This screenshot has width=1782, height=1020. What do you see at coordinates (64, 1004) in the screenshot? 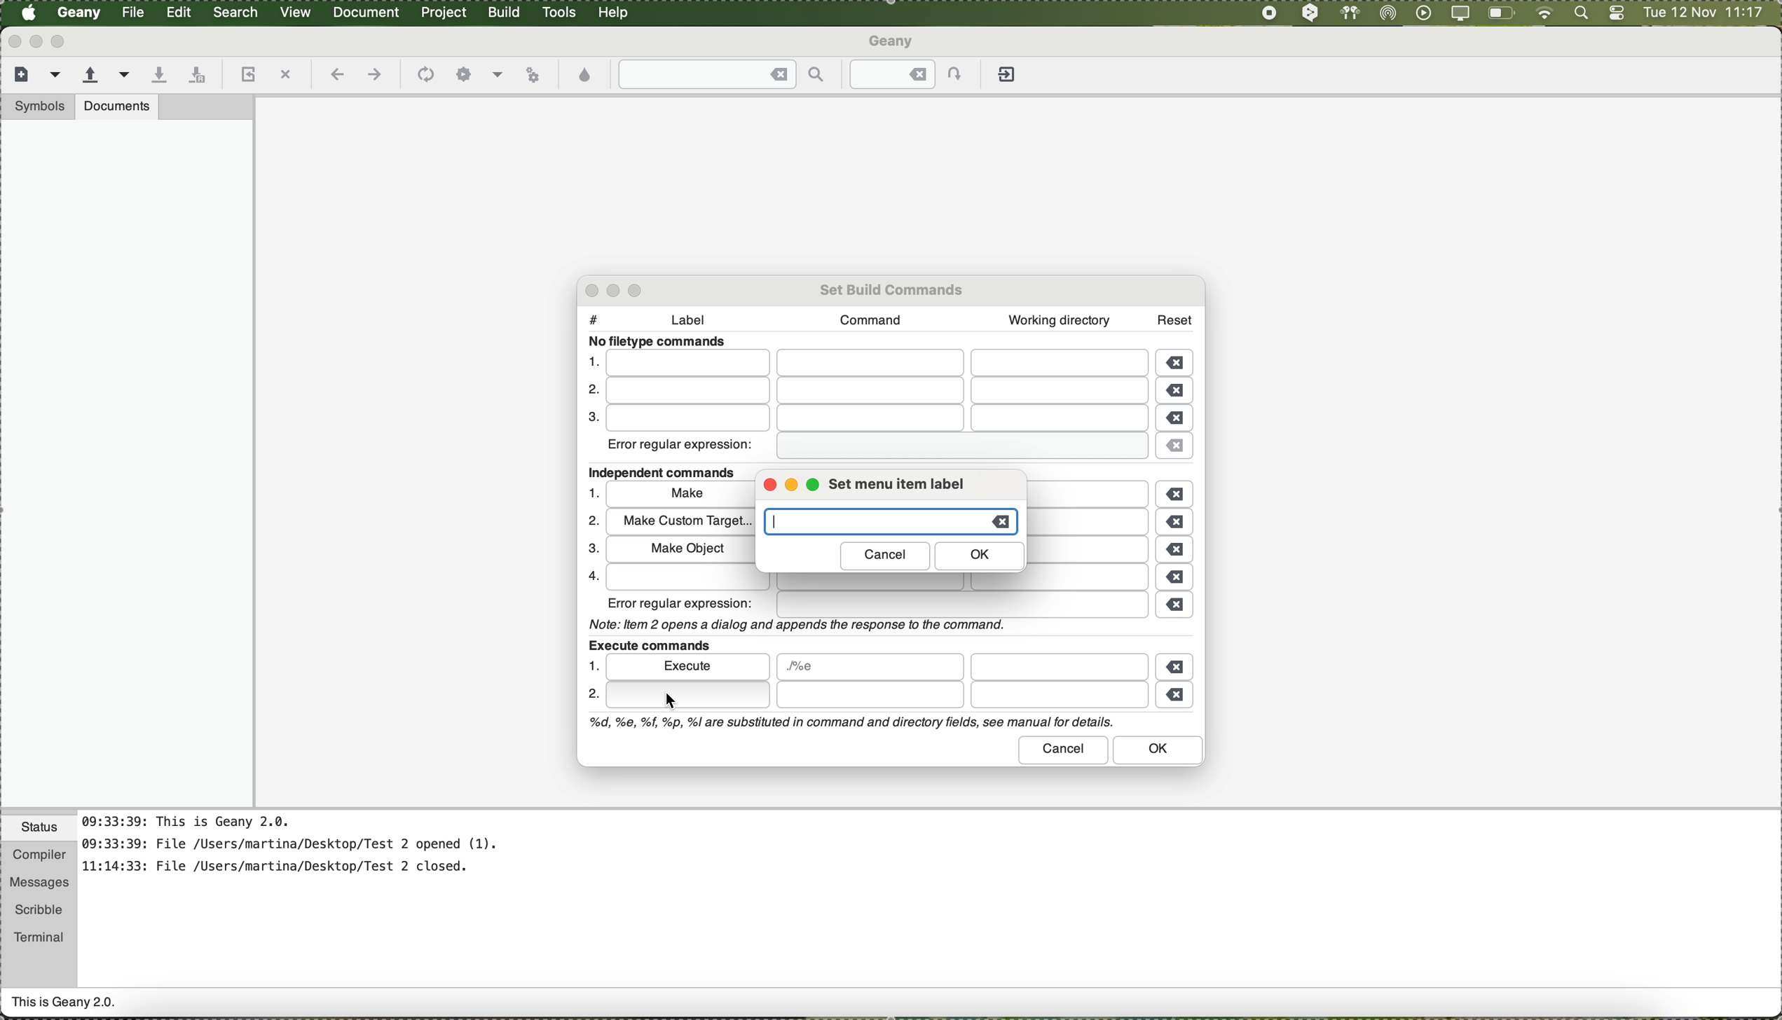
I see `this is geany 2.0` at bounding box center [64, 1004].